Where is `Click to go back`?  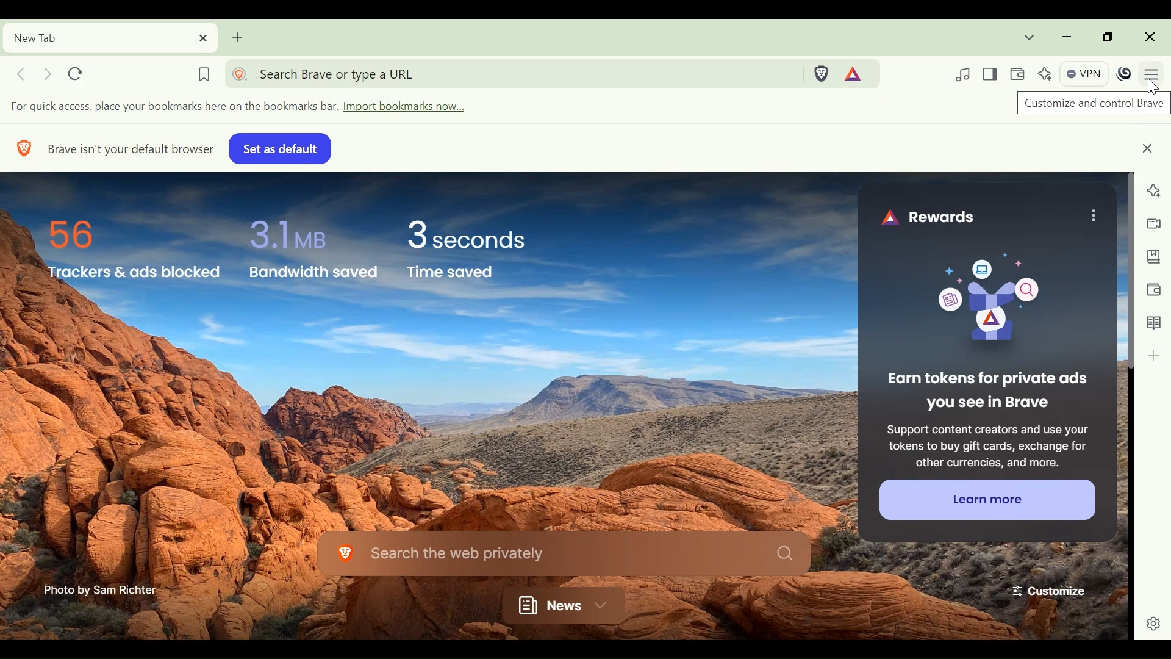
Click to go back is located at coordinates (20, 73).